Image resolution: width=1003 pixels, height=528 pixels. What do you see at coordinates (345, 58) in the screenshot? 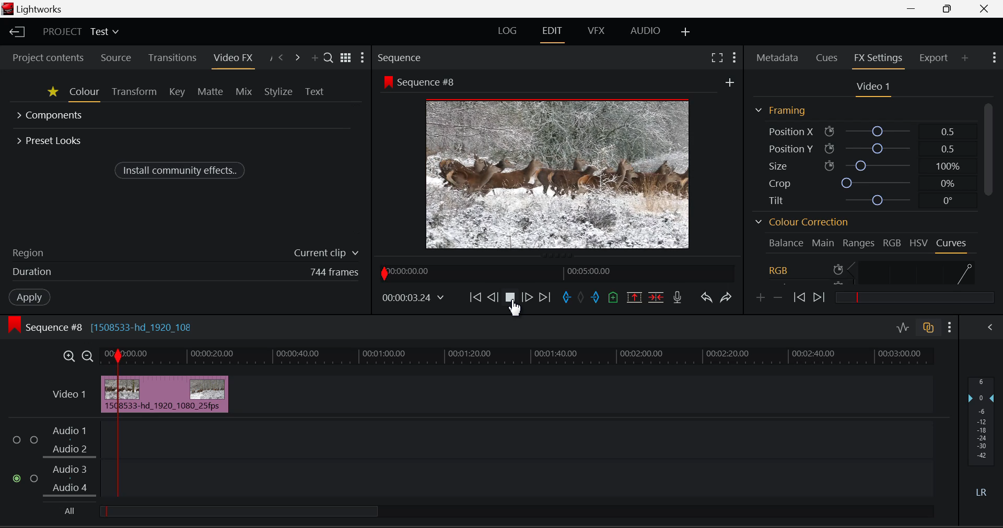
I see `Toggle between list and title view` at bounding box center [345, 58].